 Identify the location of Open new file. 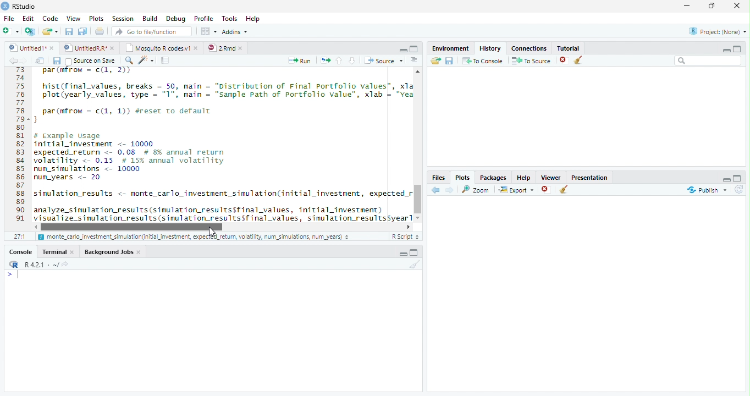
(10, 31).